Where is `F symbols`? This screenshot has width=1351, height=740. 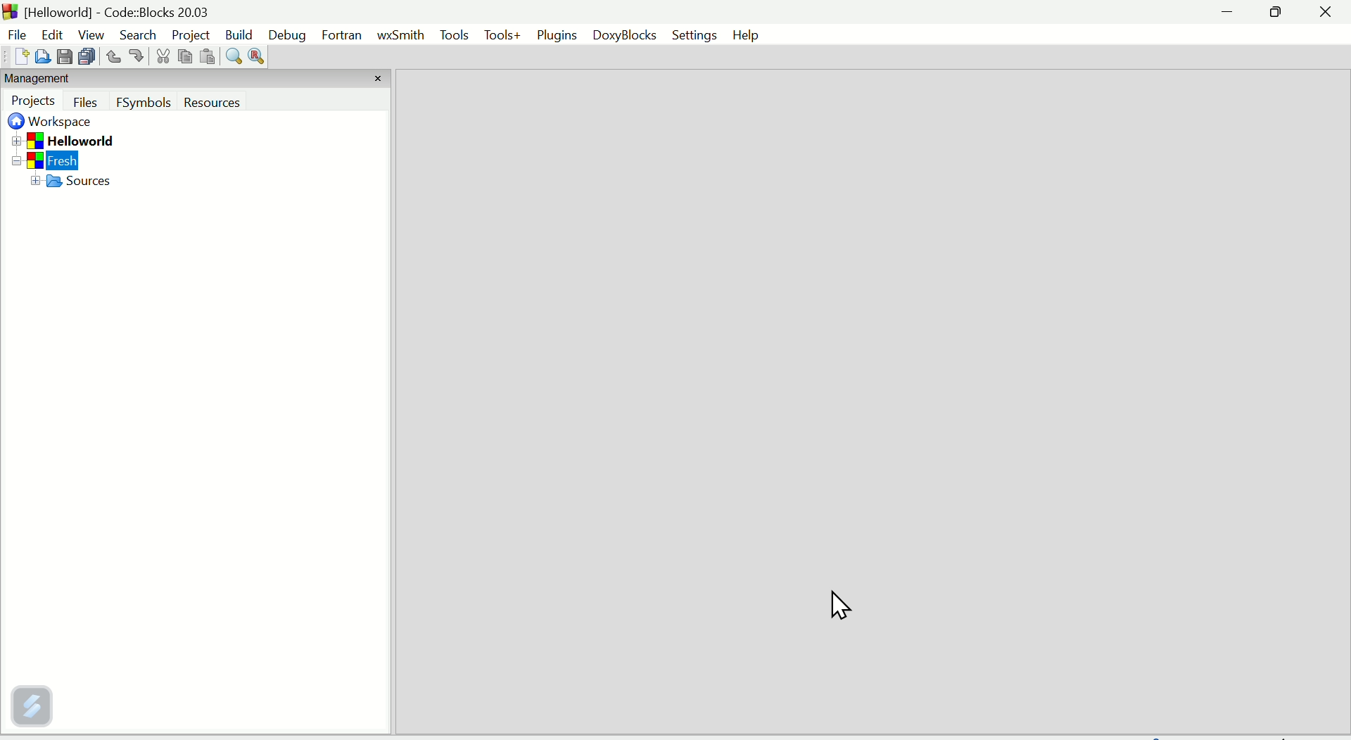 F symbols is located at coordinates (144, 106).